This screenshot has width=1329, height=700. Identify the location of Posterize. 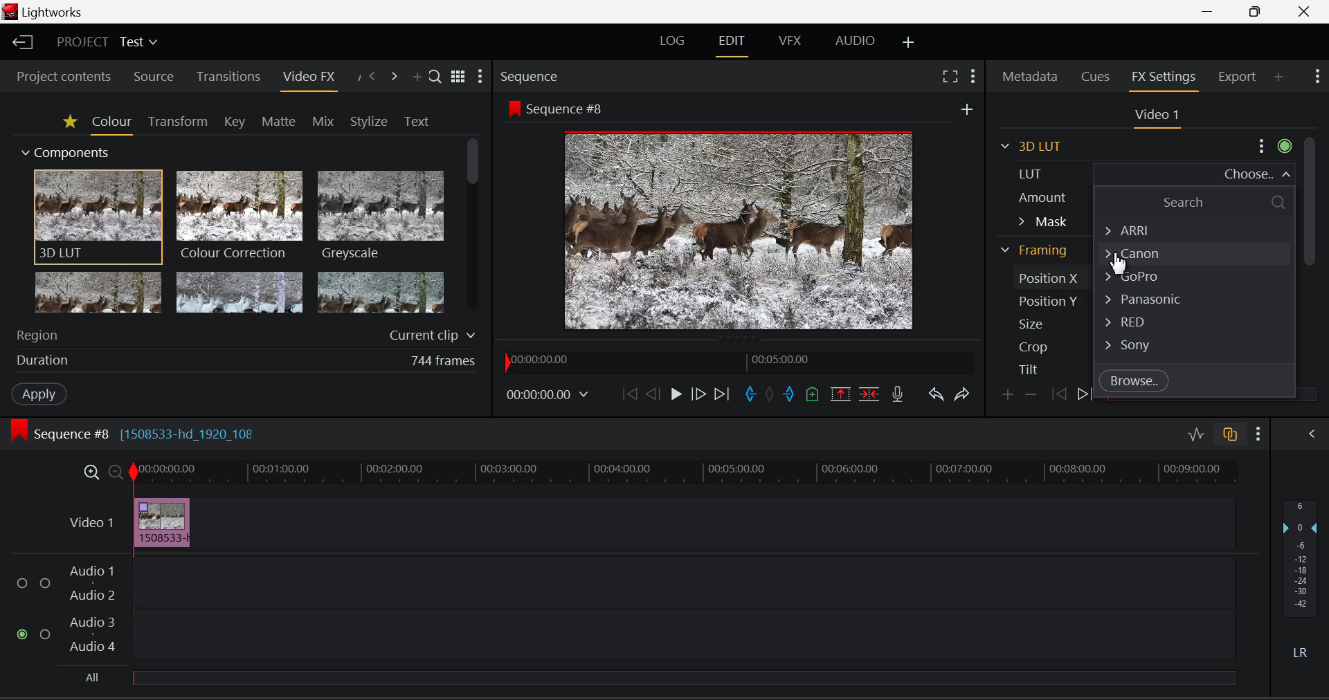
(381, 293).